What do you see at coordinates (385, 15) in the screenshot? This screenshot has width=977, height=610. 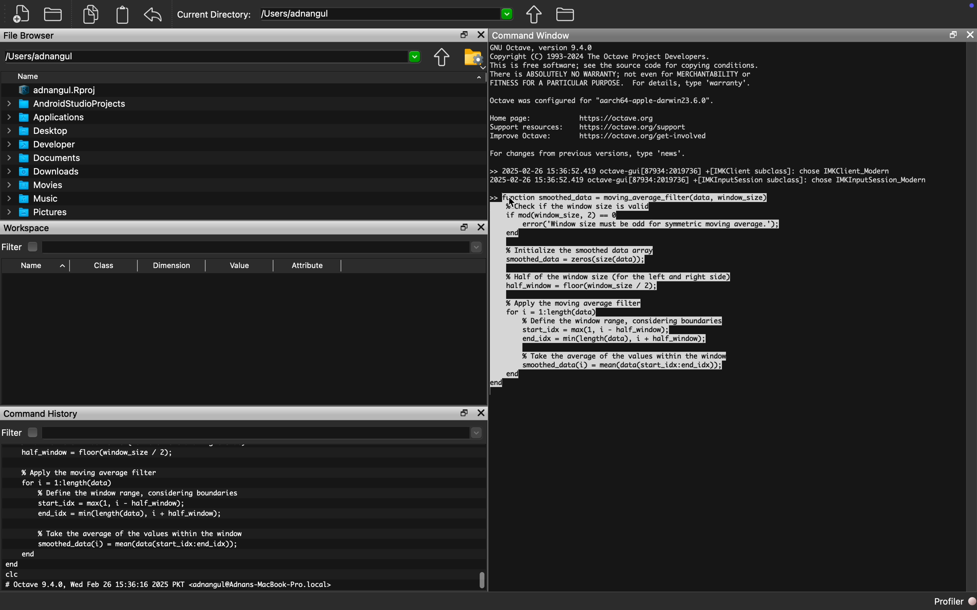 I see `/Users/adnangul ` at bounding box center [385, 15].